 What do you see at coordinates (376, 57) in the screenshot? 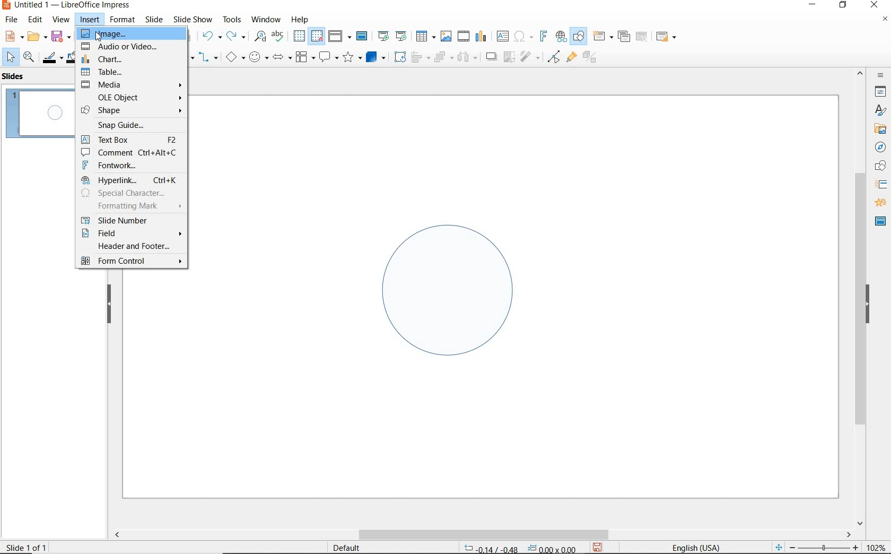
I see `3d objects` at bounding box center [376, 57].